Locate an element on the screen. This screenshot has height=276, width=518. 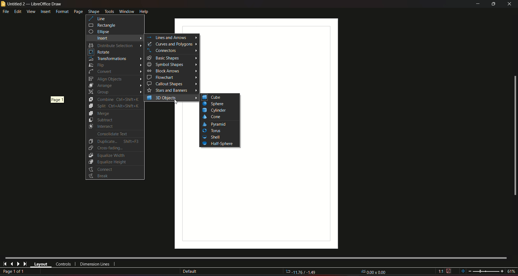
 is located at coordinates (214, 104).